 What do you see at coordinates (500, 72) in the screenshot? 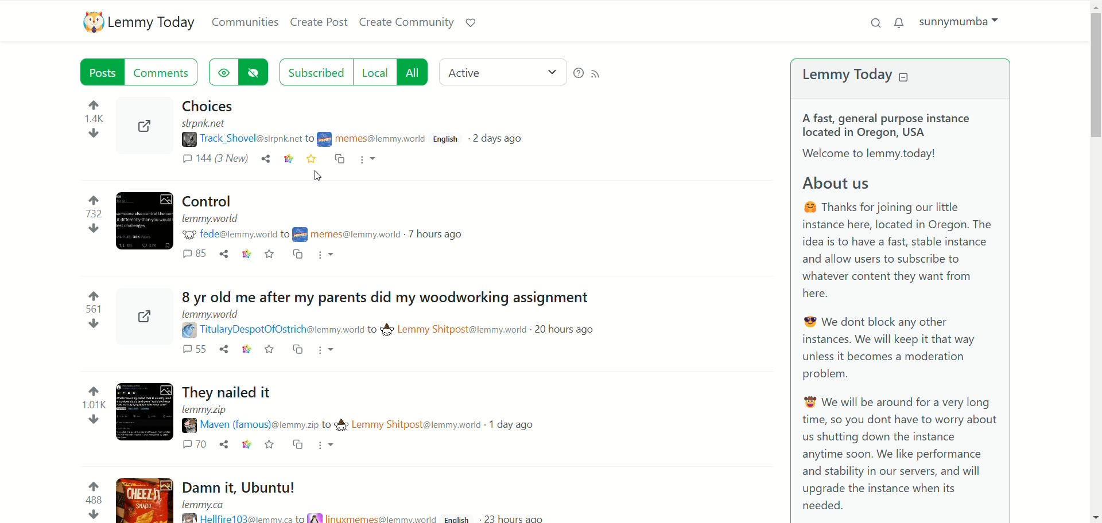
I see `active` at bounding box center [500, 72].